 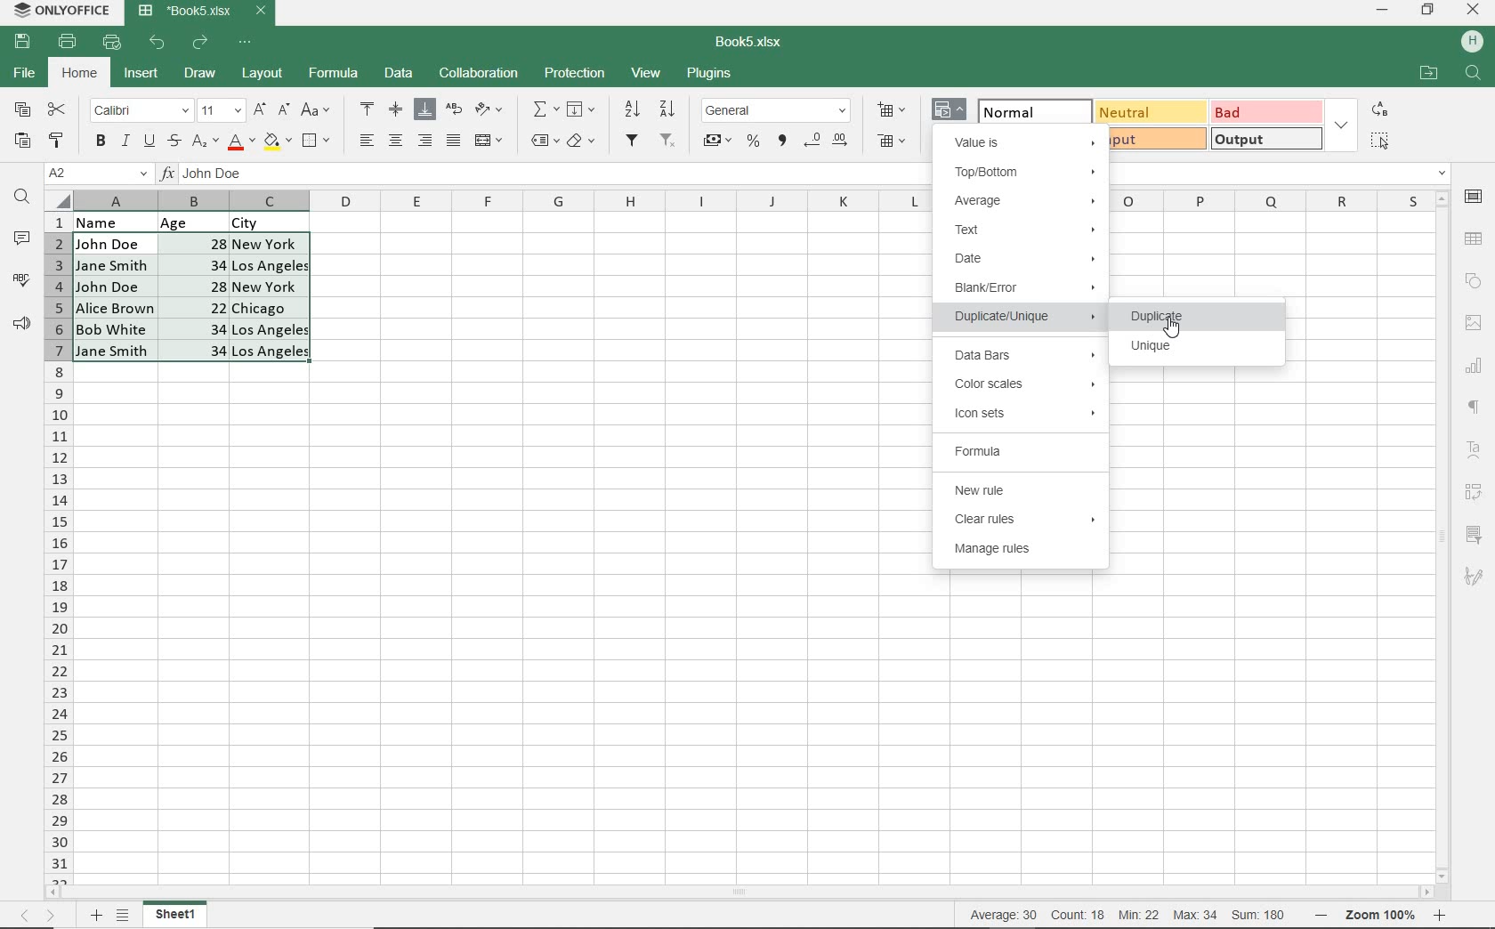 What do you see at coordinates (260, 75) in the screenshot?
I see `LAYOUT` at bounding box center [260, 75].